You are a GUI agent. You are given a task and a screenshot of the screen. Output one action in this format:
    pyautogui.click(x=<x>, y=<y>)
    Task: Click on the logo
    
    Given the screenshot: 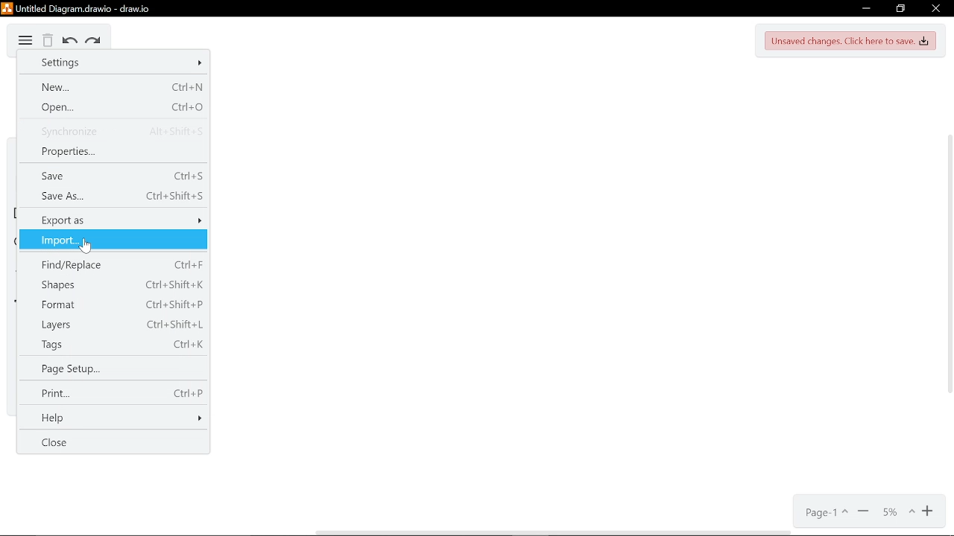 What is the action you would take?
    pyautogui.click(x=8, y=9)
    